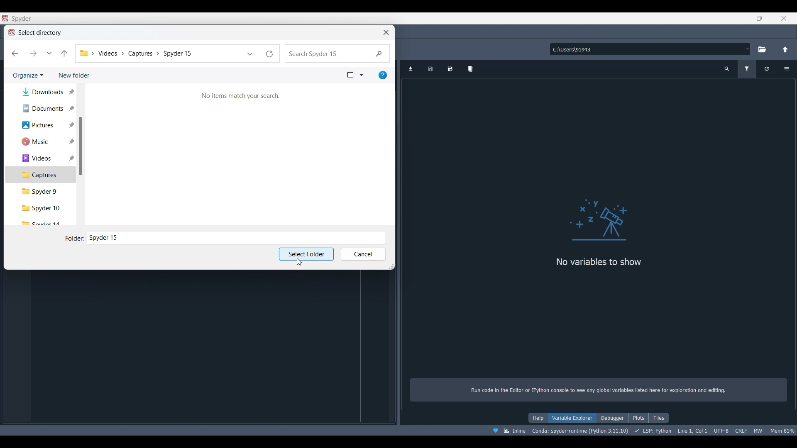 The width and height of the screenshot is (797, 448). Describe the element at coordinates (599, 283) in the screenshot. I see `Logo and description of pane` at that location.